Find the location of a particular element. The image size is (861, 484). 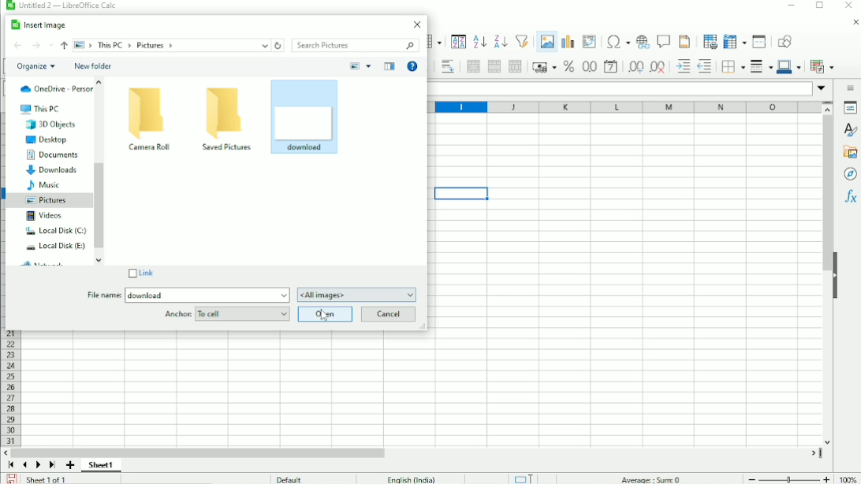

Close is located at coordinates (418, 24).